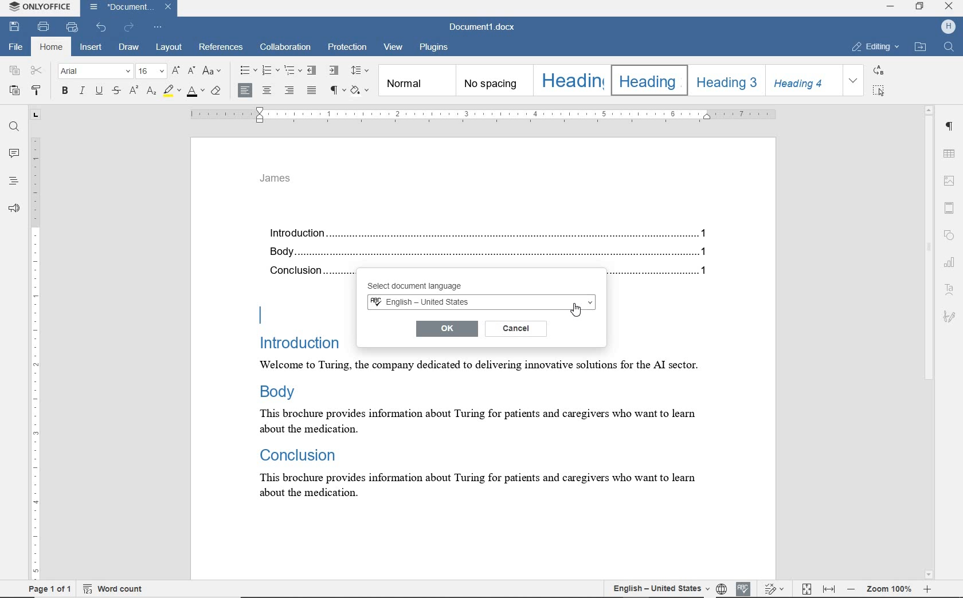 The height and width of the screenshot is (598, 963). Describe the element at coordinates (948, 6) in the screenshot. I see `CLOSE` at that location.